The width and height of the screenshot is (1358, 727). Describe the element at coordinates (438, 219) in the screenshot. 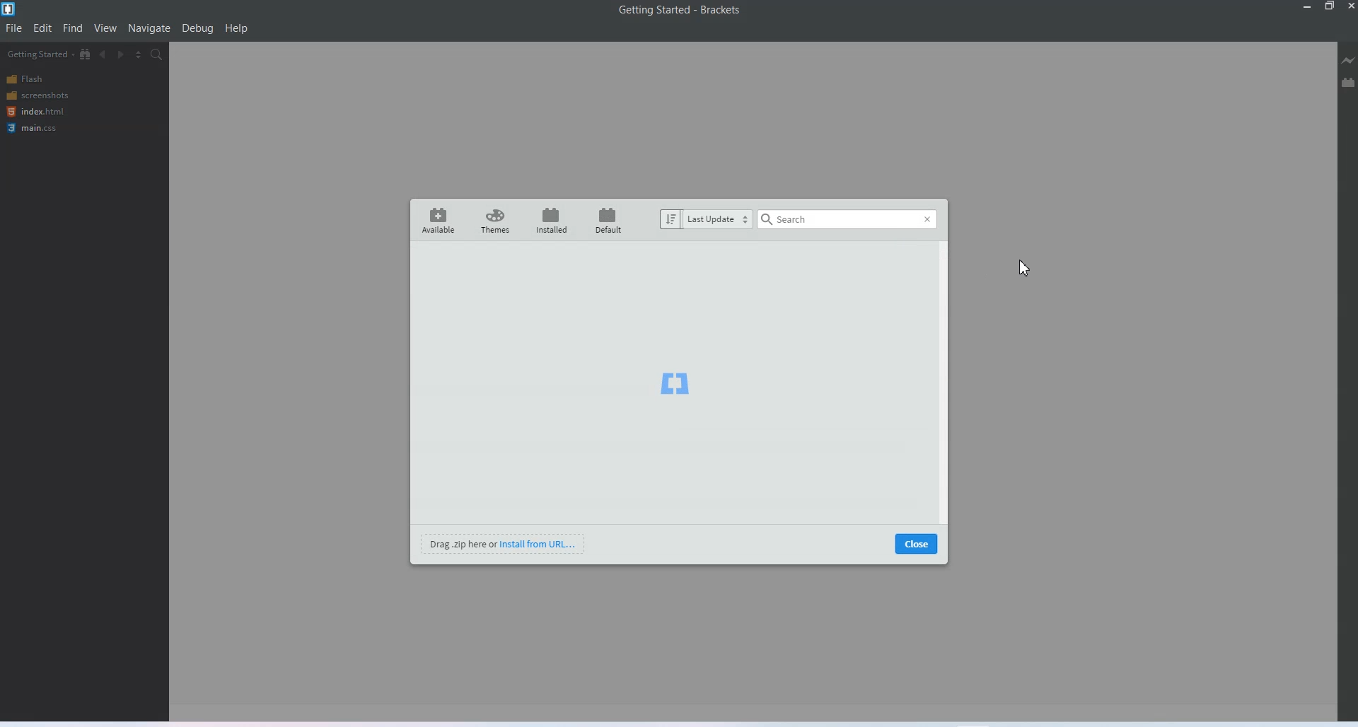

I see `Available` at that location.